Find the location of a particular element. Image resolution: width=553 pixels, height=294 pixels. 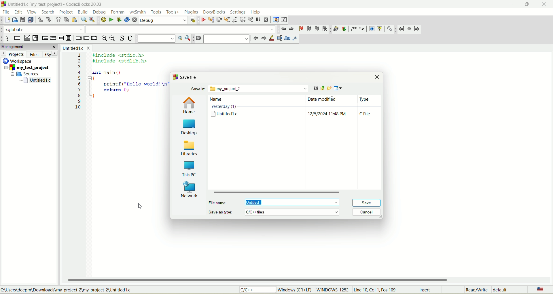

maximize is located at coordinates (525, 6).